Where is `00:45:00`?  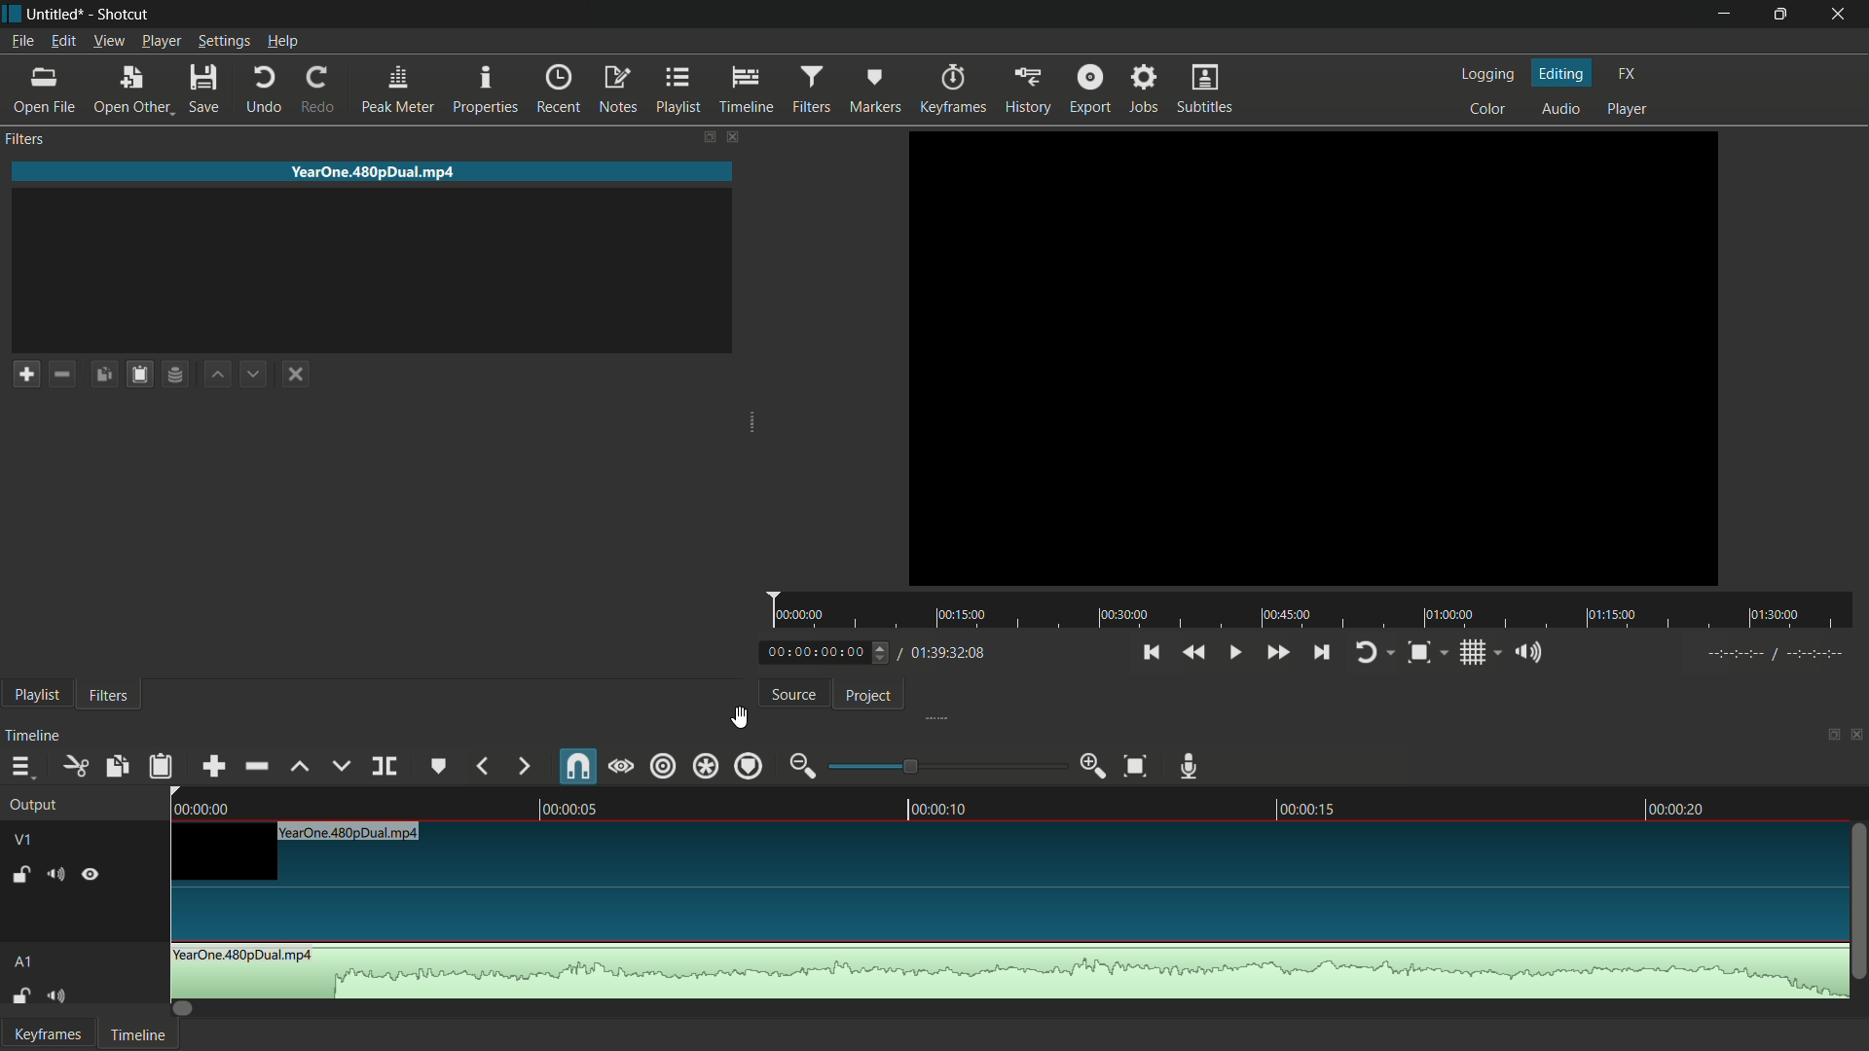
00:45:00 is located at coordinates (1284, 615).